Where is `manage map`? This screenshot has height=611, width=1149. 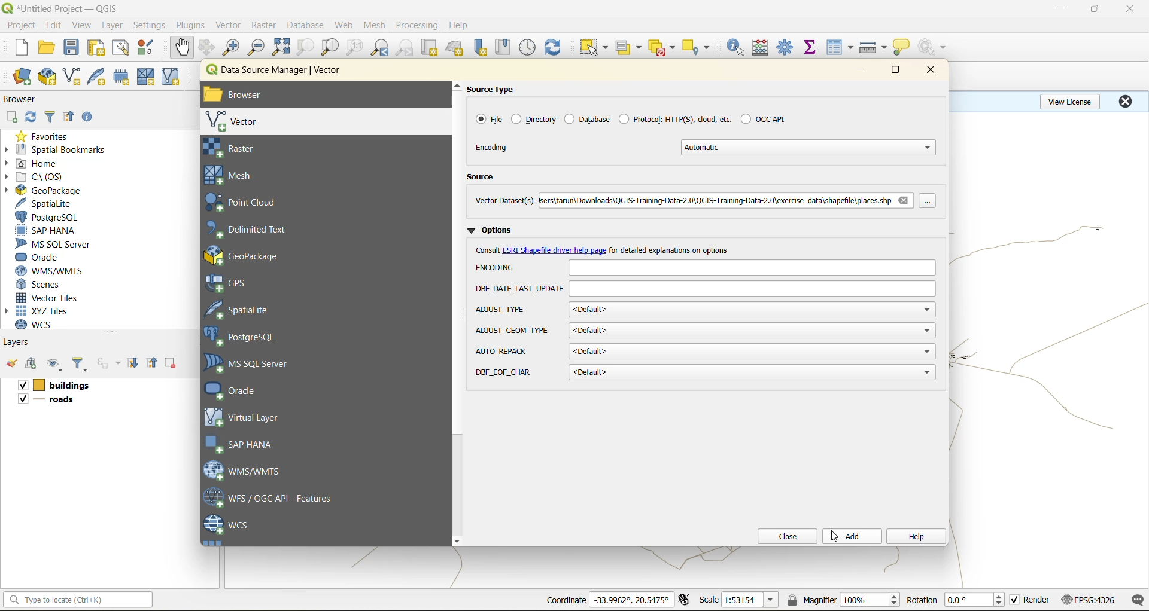 manage map is located at coordinates (56, 365).